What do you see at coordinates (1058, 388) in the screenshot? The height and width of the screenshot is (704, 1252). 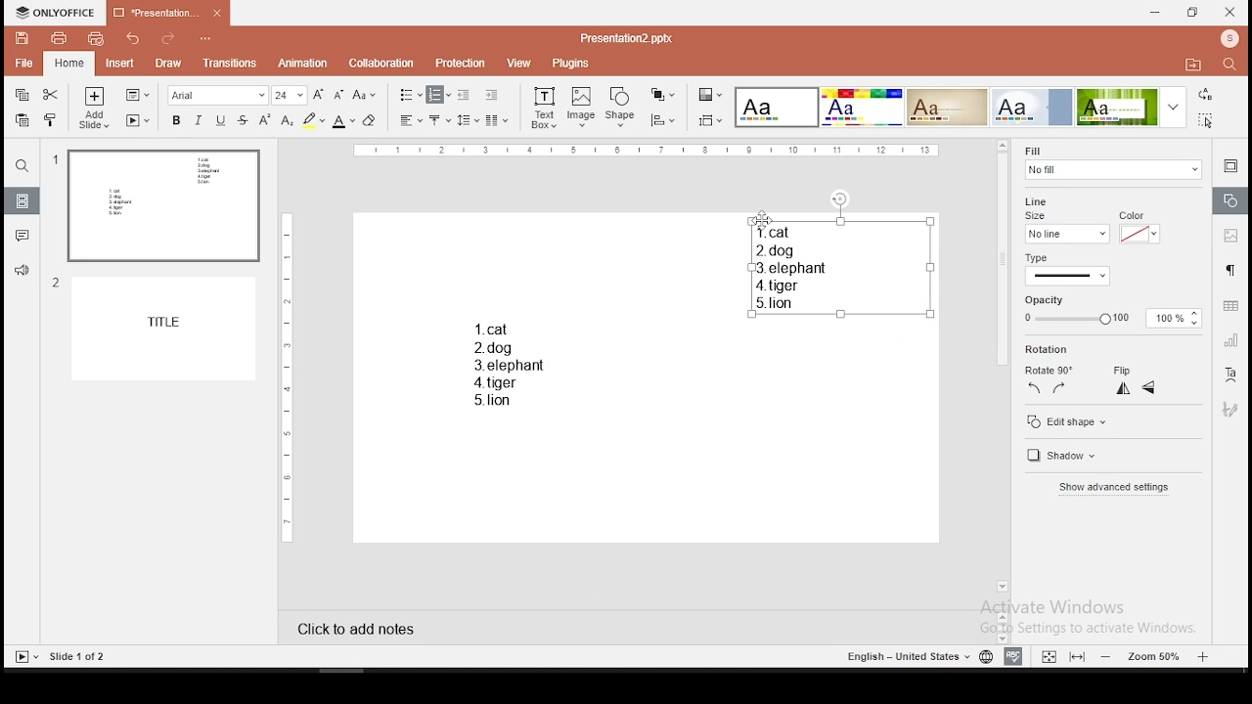 I see `rotate 90 clockwise` at bounding box center [1058, 388].